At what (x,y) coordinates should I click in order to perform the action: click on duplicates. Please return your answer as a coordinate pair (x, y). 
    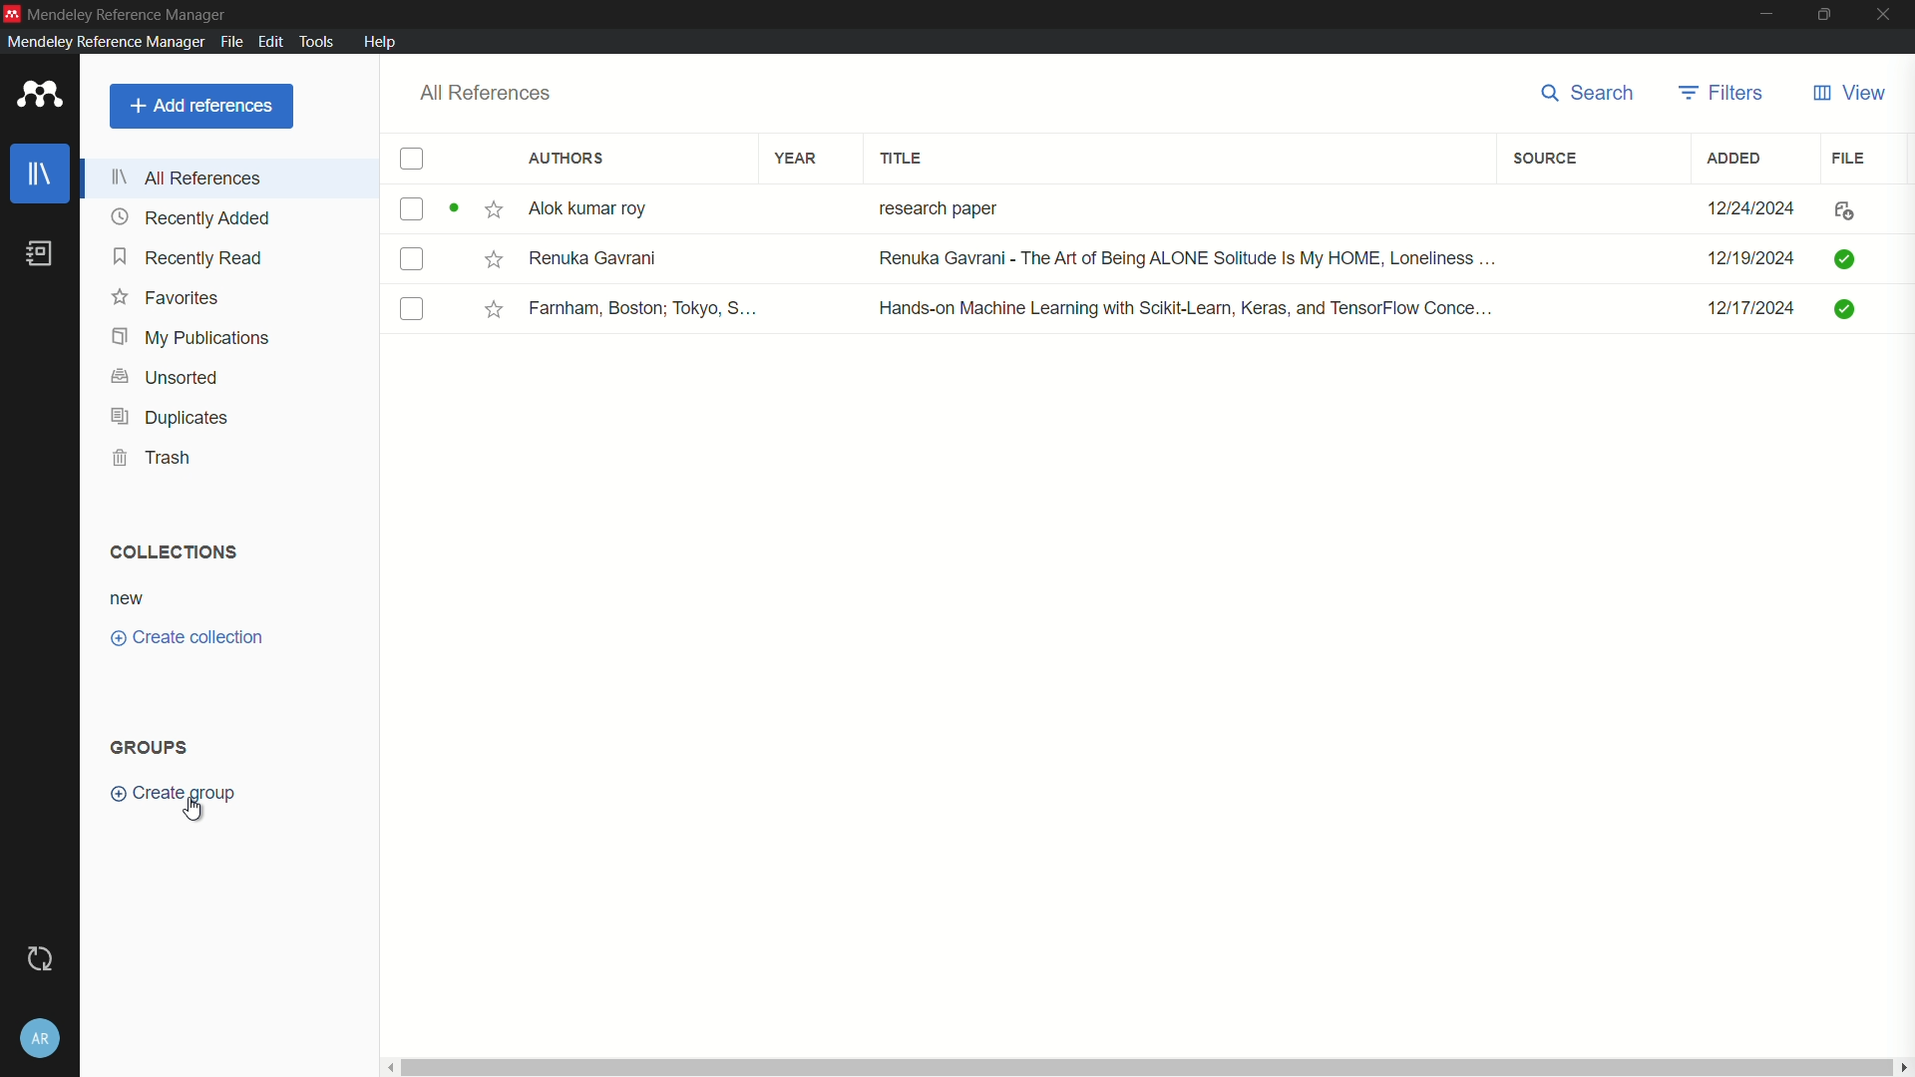
    Looking at the image, I should click on (169, 418).